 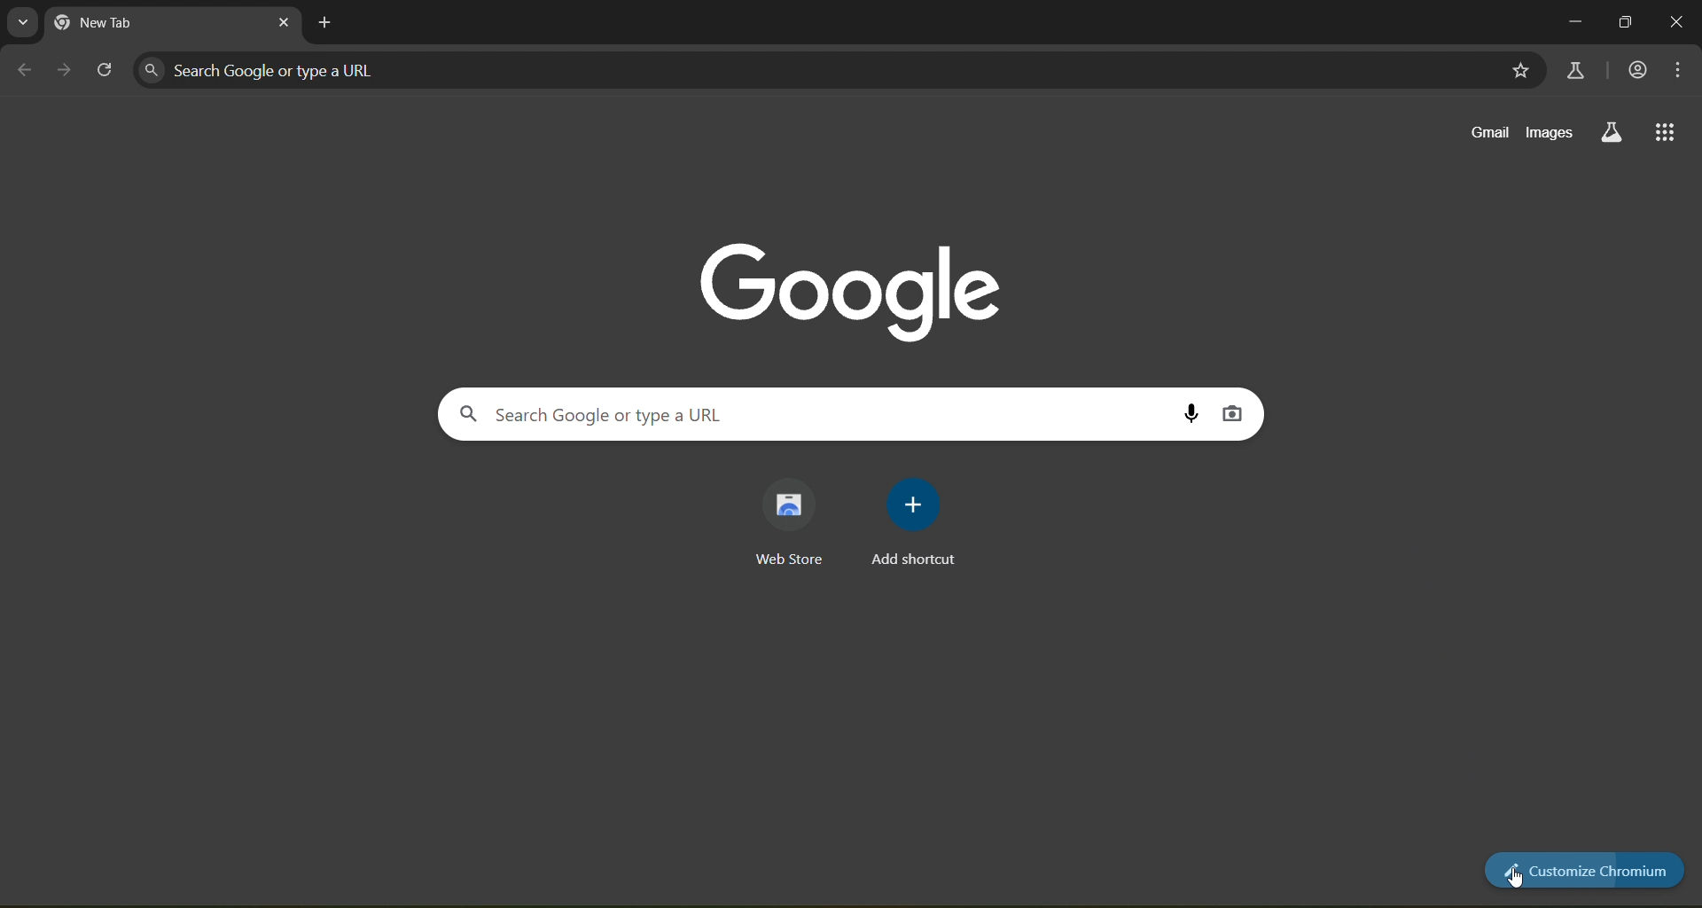 I want to click on search panel, so click(x=628, y=413).